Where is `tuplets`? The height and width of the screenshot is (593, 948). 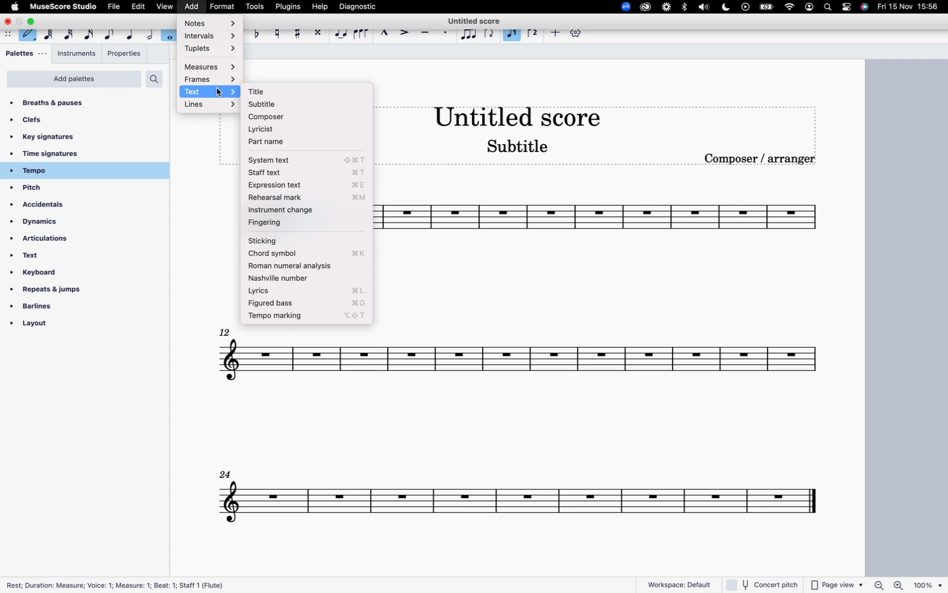
tuplets is located at coordinates (210, 50).